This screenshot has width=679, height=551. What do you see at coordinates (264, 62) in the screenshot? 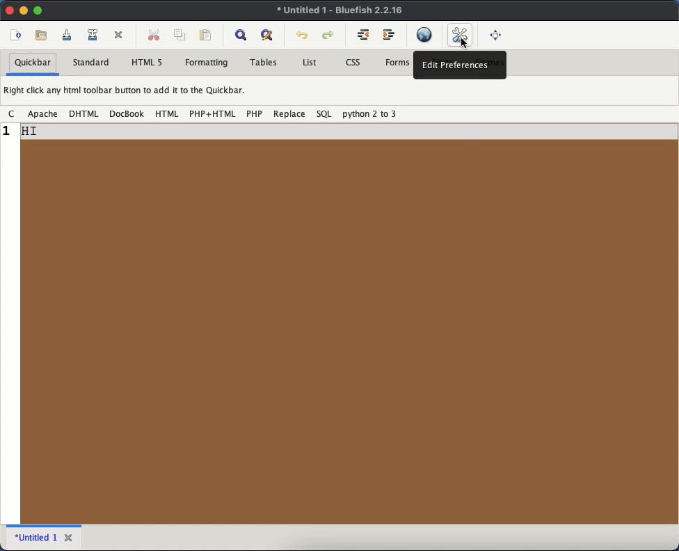
I see `tables` at bounding box center [264, 62].